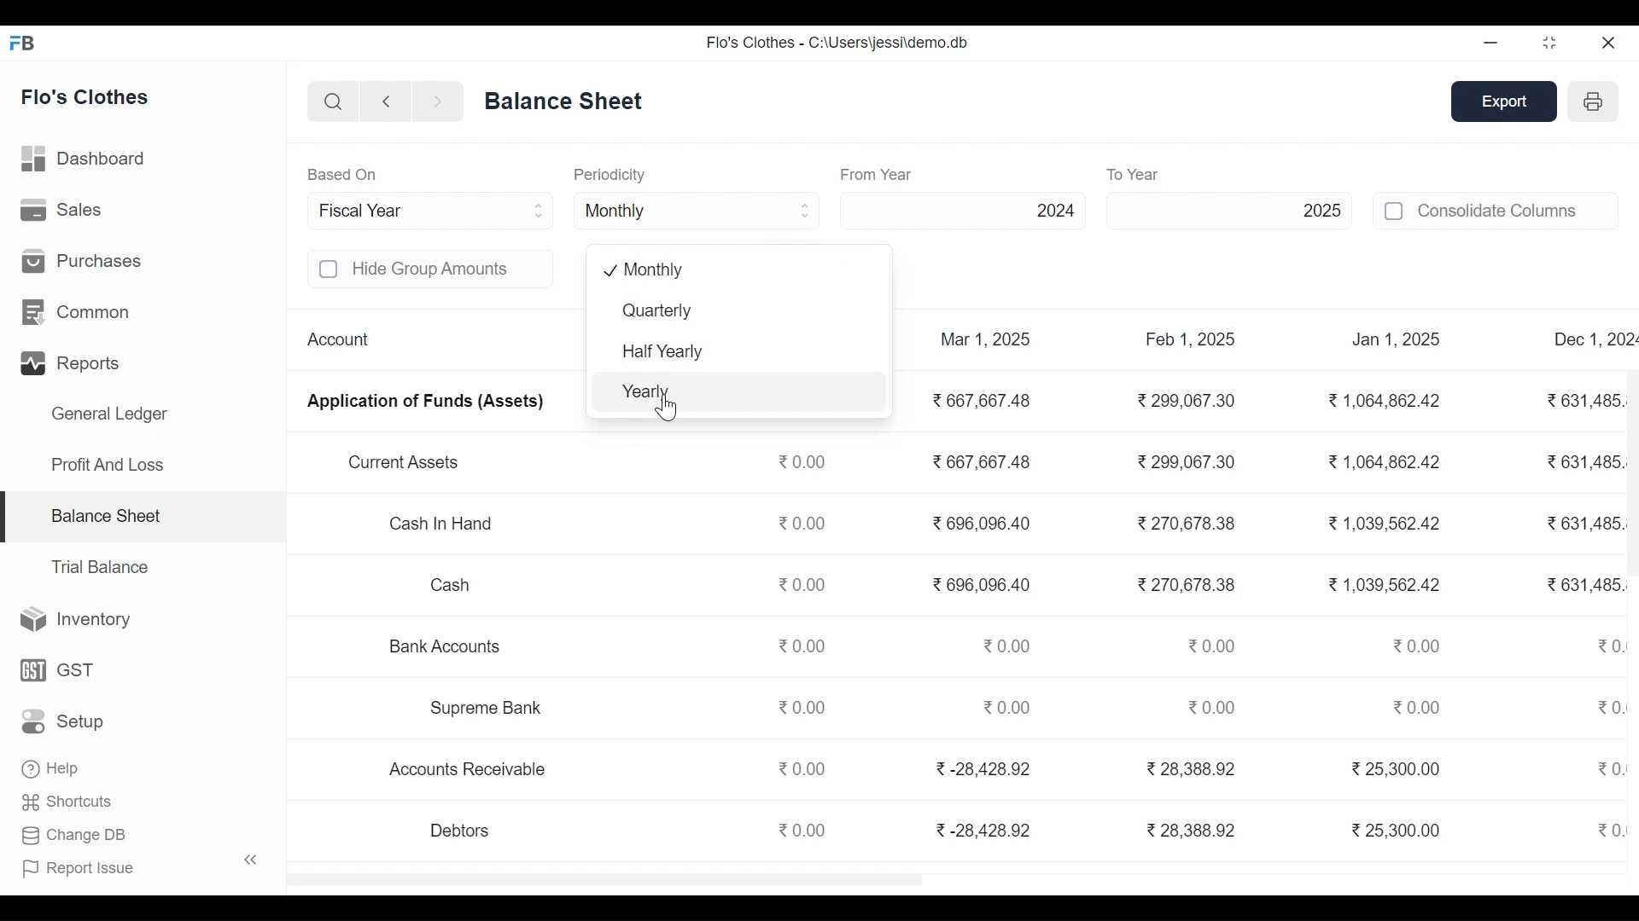  What do you see at coordinates (894, 463) in the screenshot?
I see `Current Assets 30.00 3 667,667.48 299,067.30 %1,064,862.42` at bounding box center [894, 463].